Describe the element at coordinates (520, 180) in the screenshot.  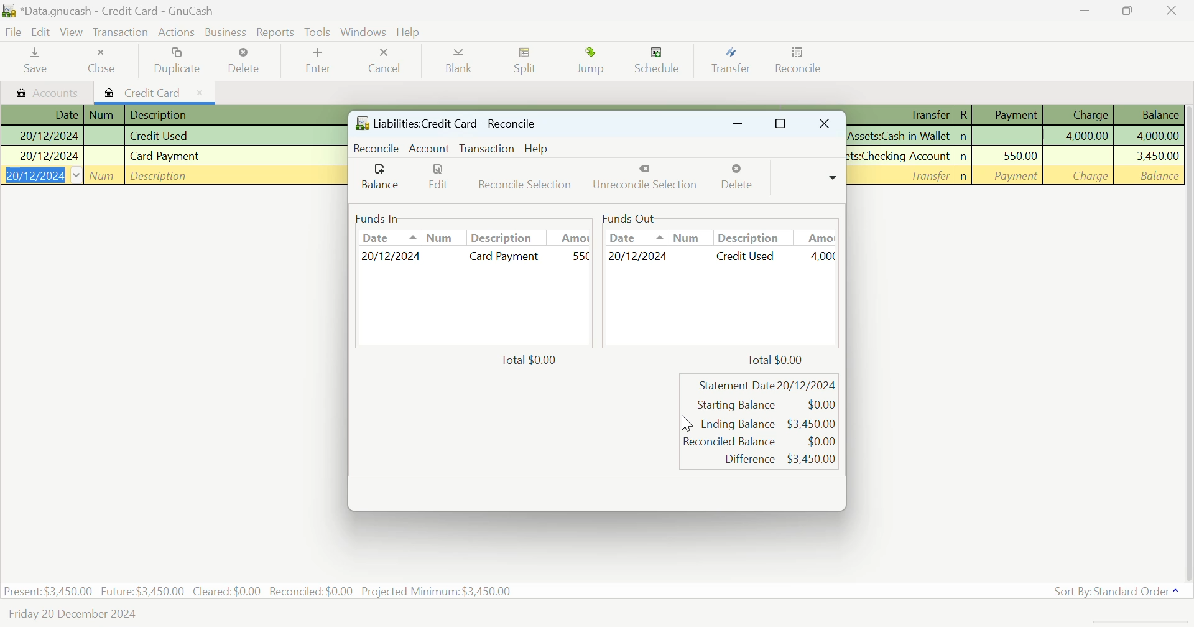
I see `Reconcile Selection` at that location.